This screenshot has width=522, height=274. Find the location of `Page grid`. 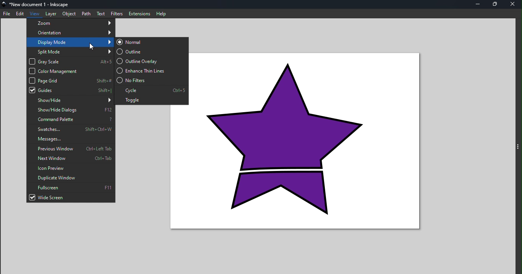

Page grid is located at coordinates (71, 81).